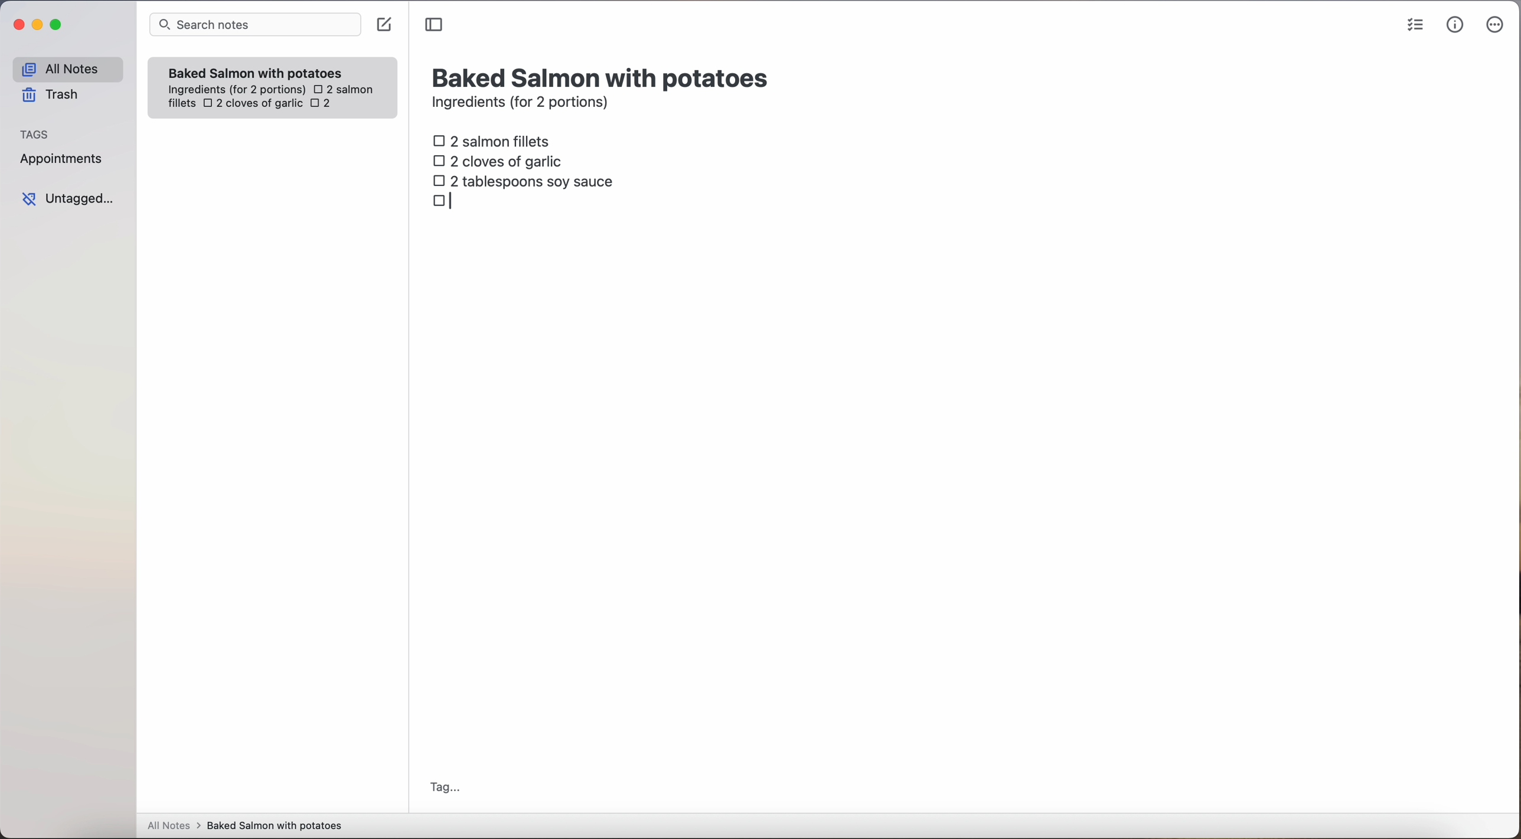 Image resolution: width=1521 pixels, height=839 pixels. Describe the element at coordinates (383, 25) in the screenshot. I see `create note` at that location.